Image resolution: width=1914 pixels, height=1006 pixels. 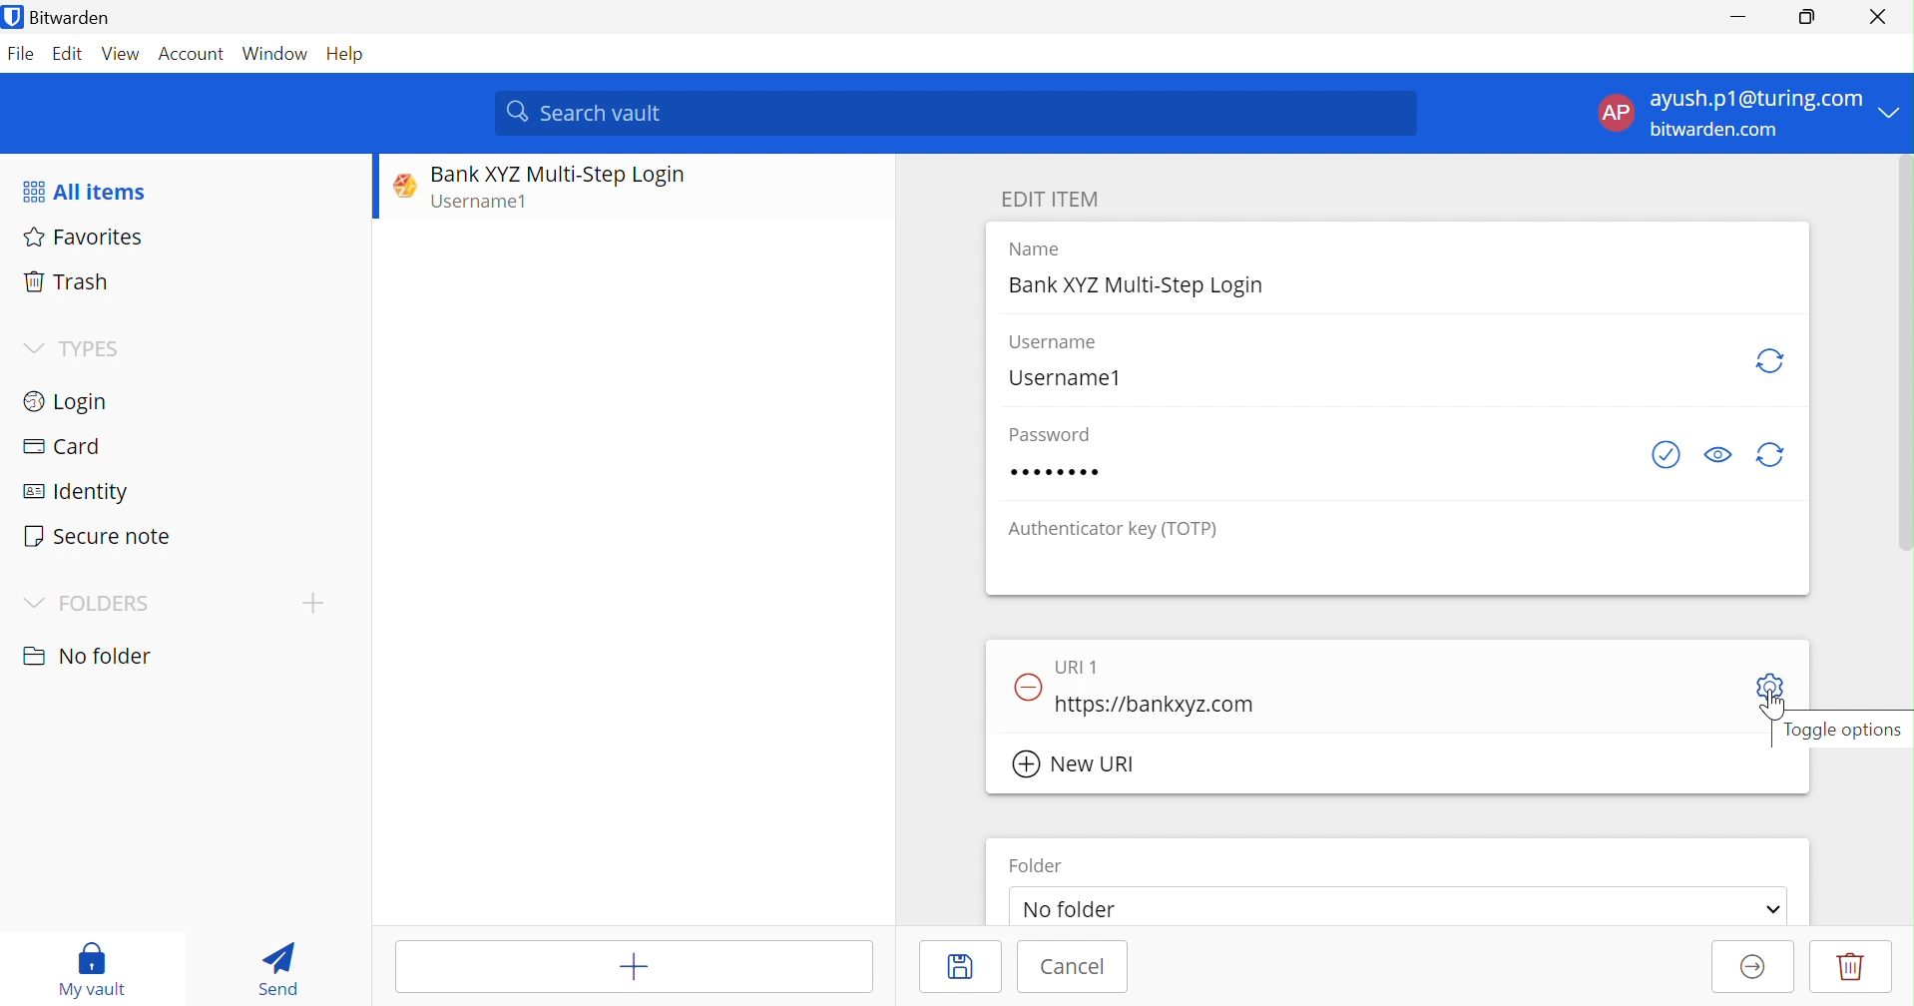 What do you see at coordinates (348, 56) in the screenshot?
I see `Help` at bounding box center [348, 56].